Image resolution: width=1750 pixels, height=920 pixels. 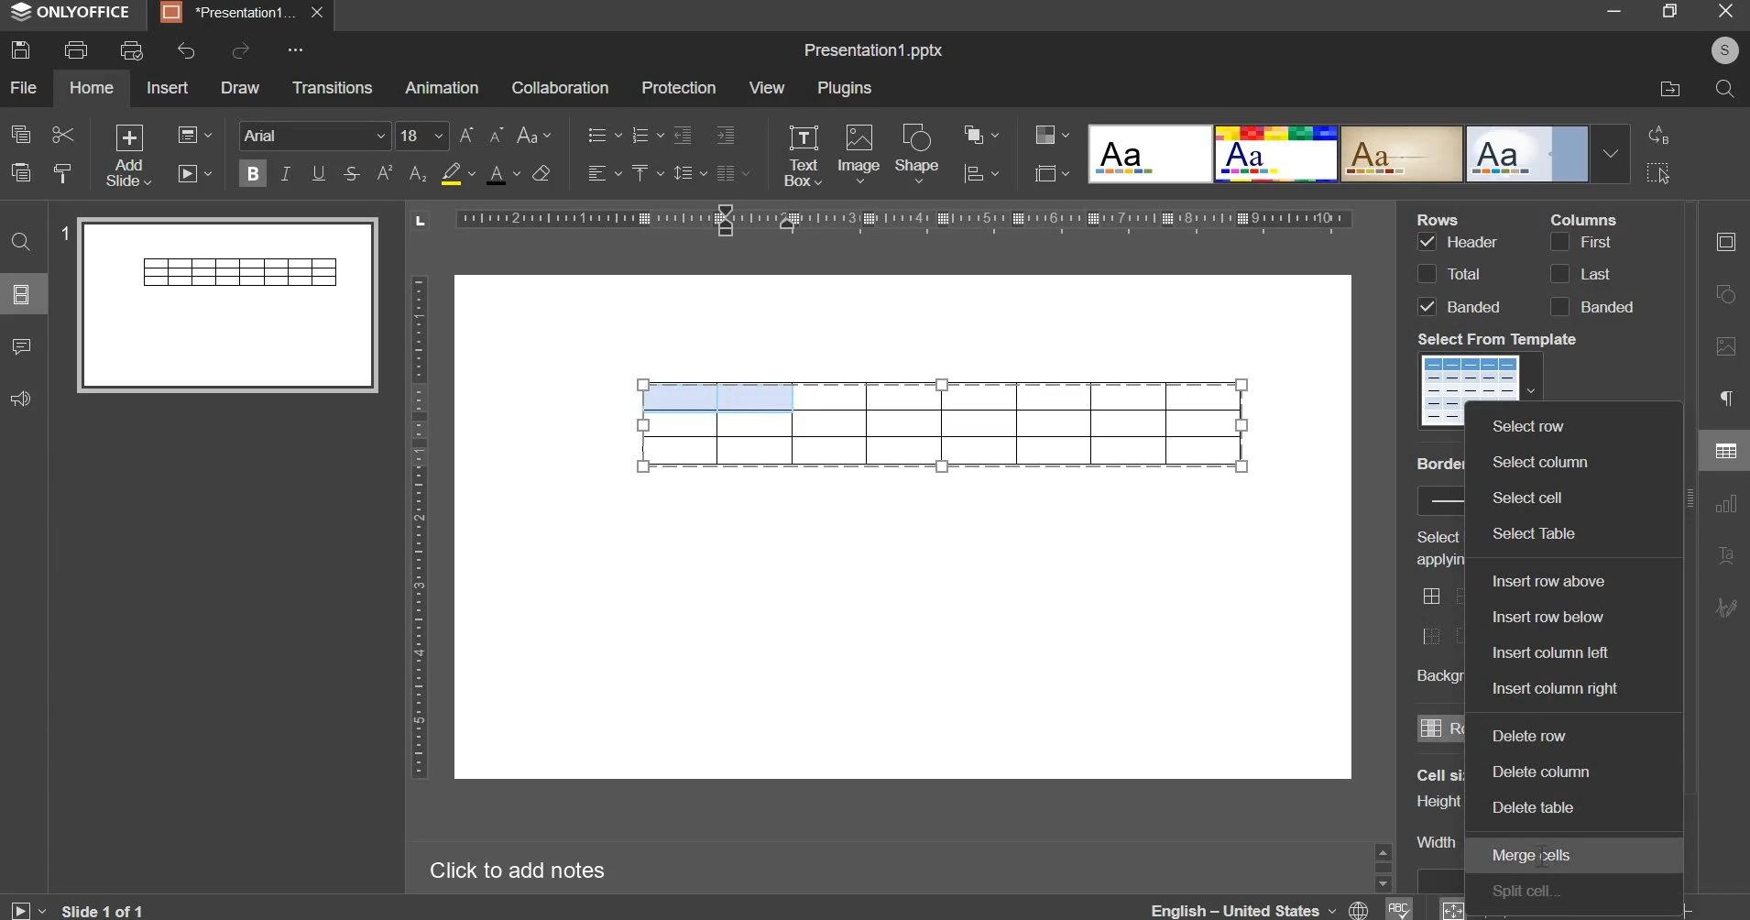 What do you see at coordinates (450, 136) in the screenshot?
I see `font size` at bounding box center [450, 136].